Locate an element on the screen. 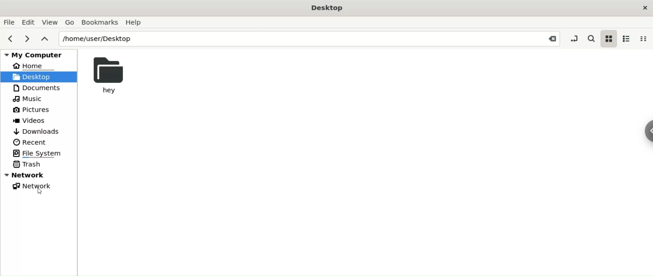  parent folders is located at coordinates (44, 38).